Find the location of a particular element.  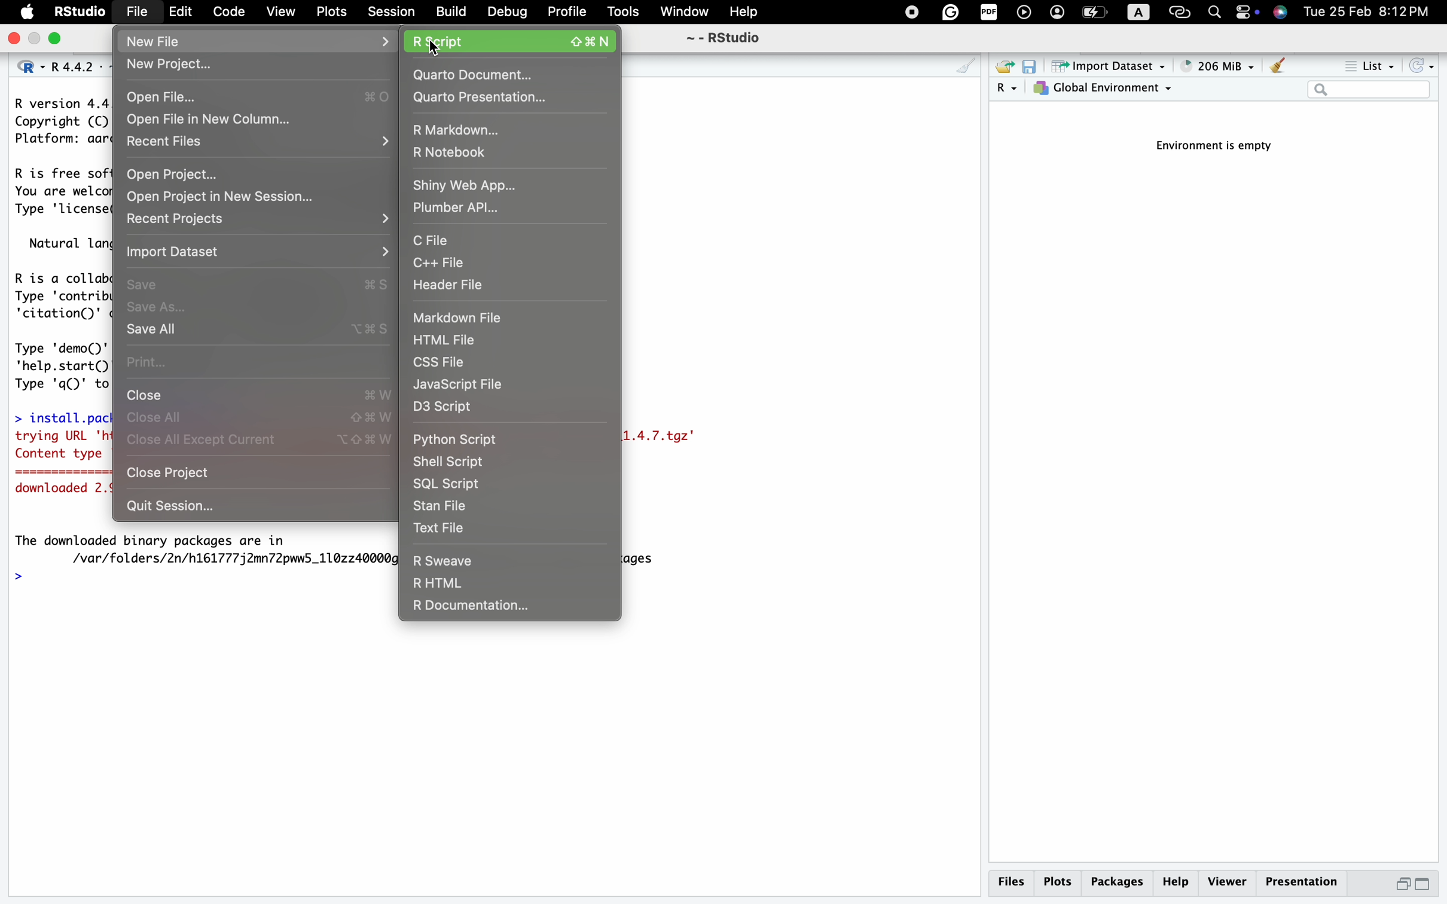

open file in new column is located at coordinates (219, 120).